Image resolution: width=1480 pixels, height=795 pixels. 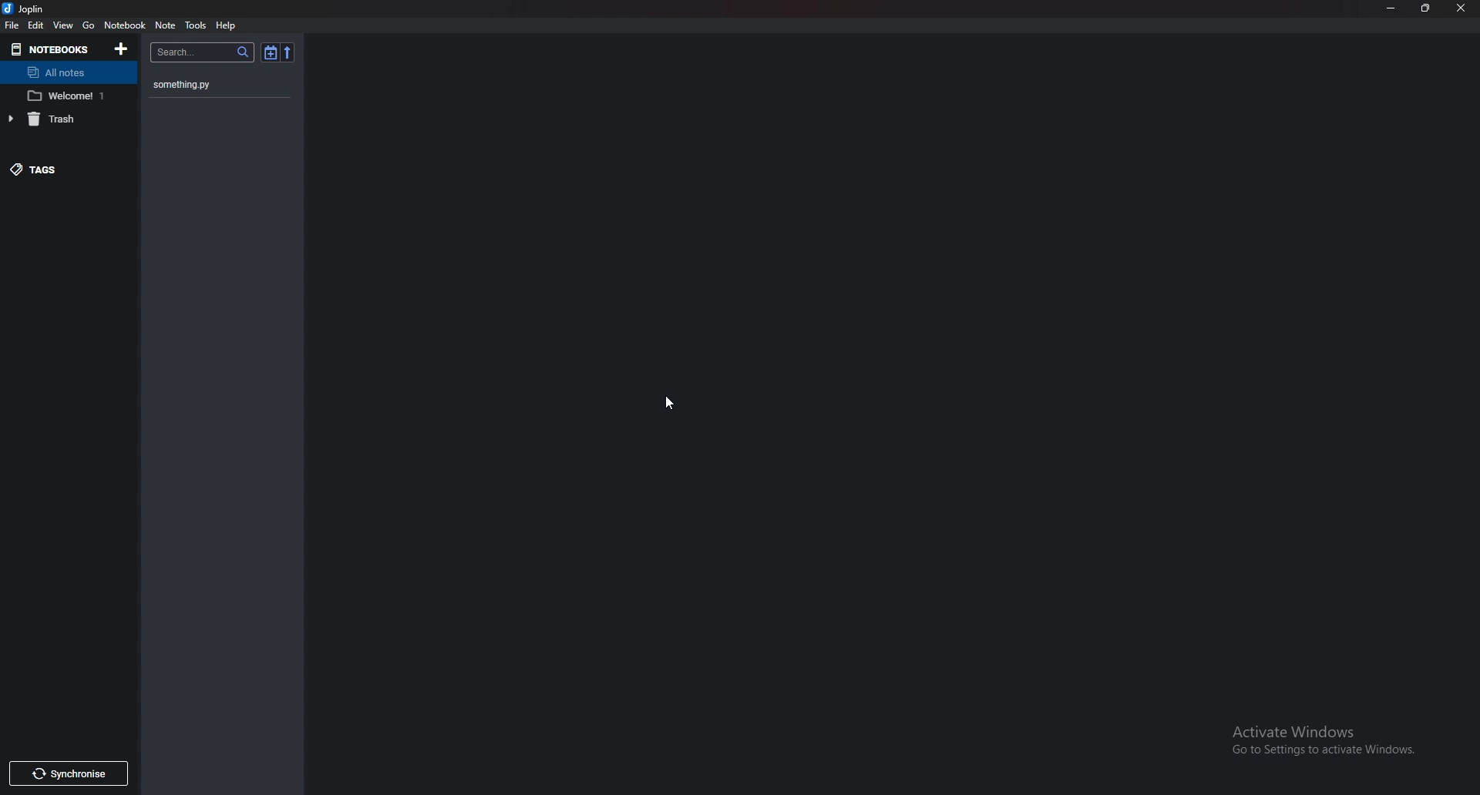 What do you see at coordinates (227, 26) in the screenshot?
I see `help` at bounding box center [227, 26].